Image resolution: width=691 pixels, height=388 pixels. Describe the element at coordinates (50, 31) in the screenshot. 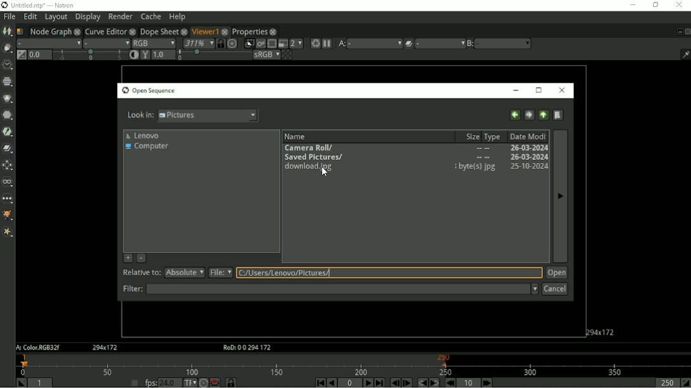

I see `Node Graph` at that location.